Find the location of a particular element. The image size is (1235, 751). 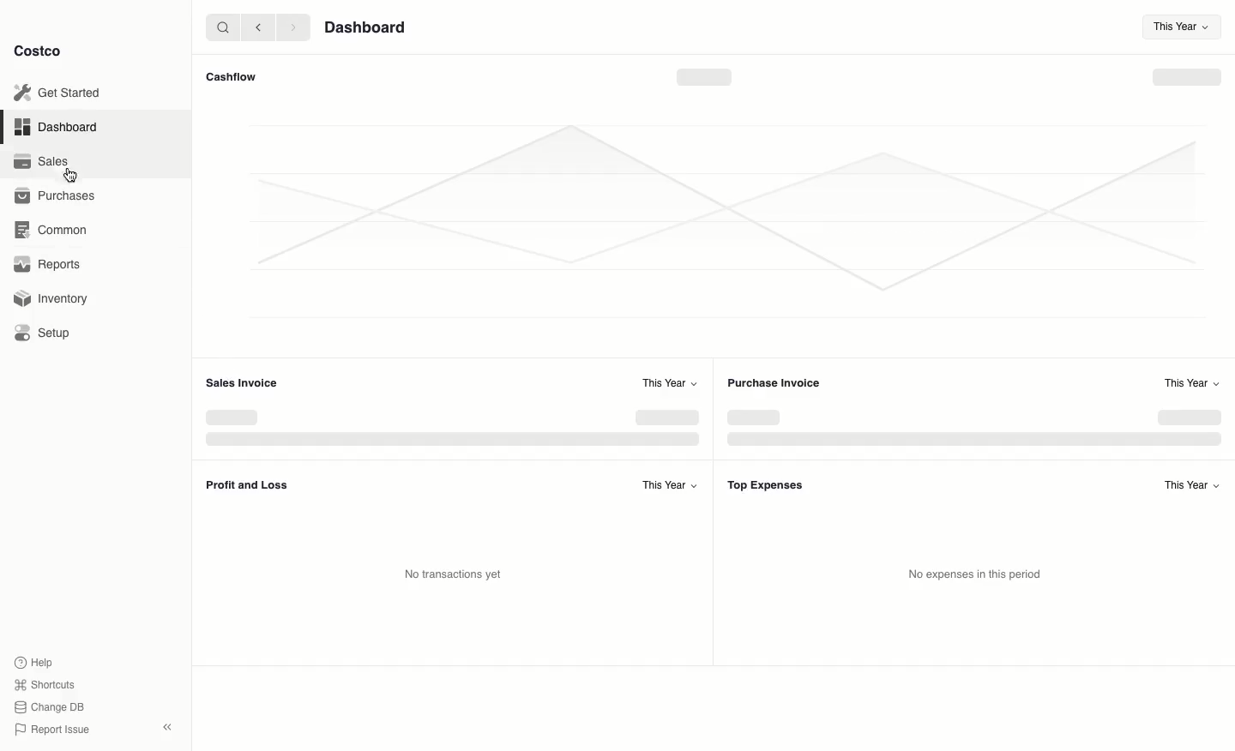

Search is located at coordinates (220, 27).